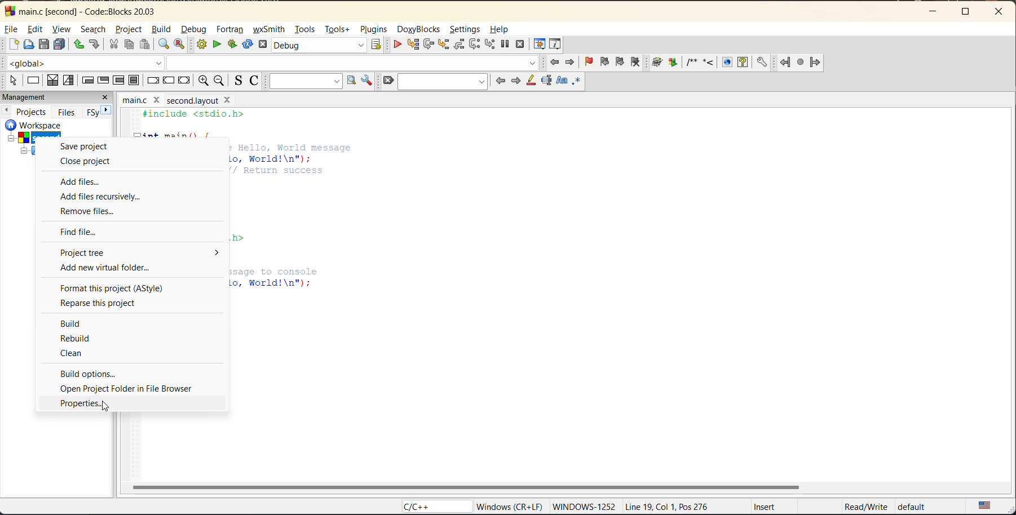  Describe the element at coordinates (320, 47) in the screenshot. I see `build target` at that location.